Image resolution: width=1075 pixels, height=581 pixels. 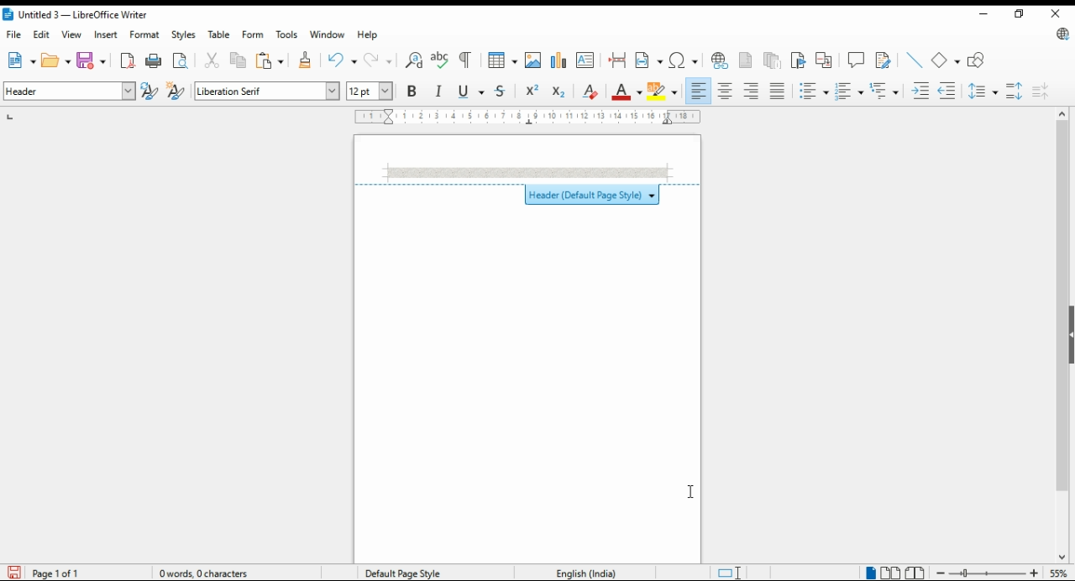 I want to click on icon and filename, so click(x=76, y=16).